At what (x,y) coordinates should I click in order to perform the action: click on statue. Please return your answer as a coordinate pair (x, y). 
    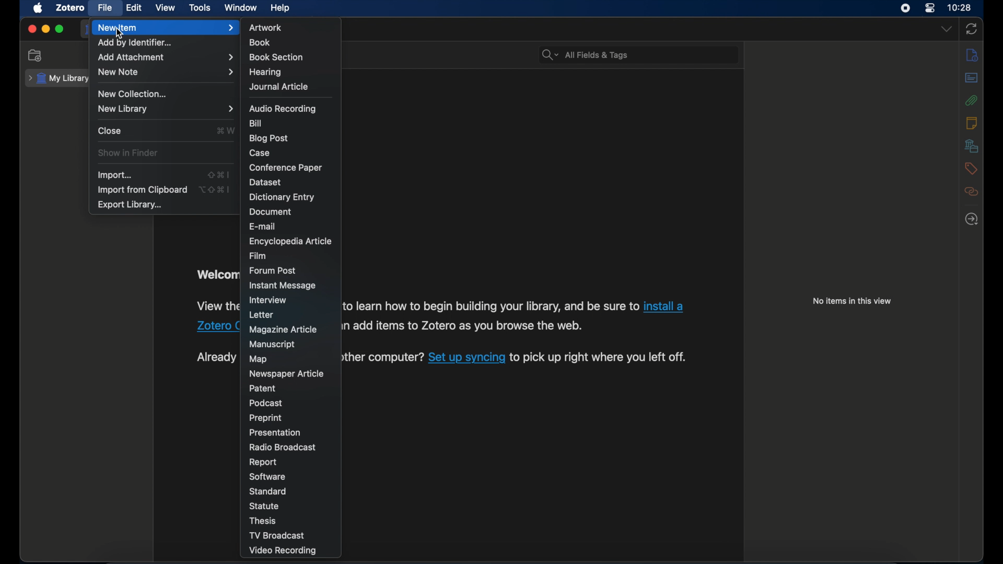
    Looking at the image, I should click on (264, 506).